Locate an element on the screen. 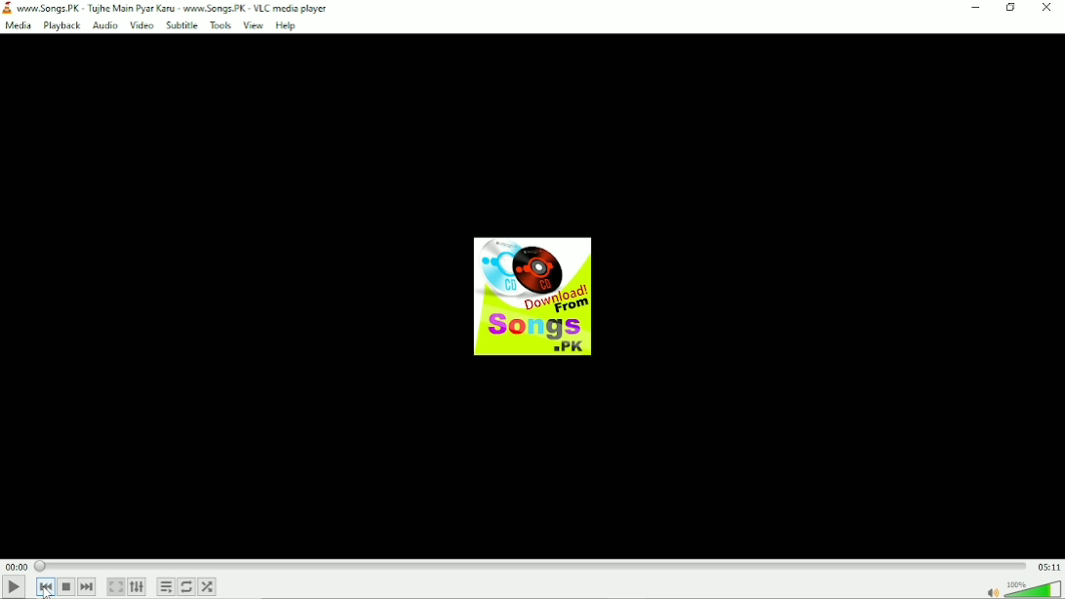  logo is located at coordinates (7, 8).